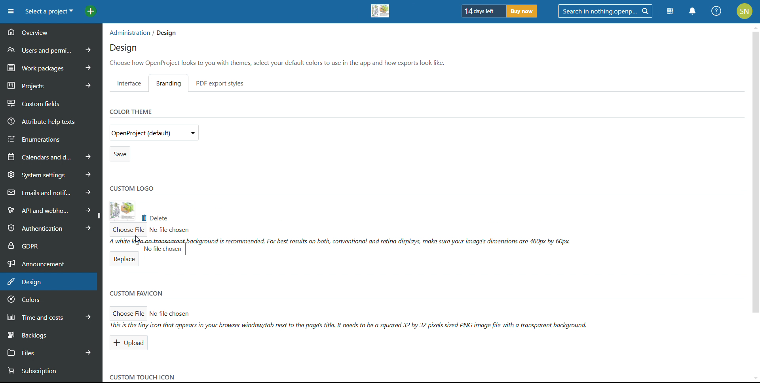 Image resolution: width=760 pixels, height=383 pixels. I want to click on delete, so click(154, 218).